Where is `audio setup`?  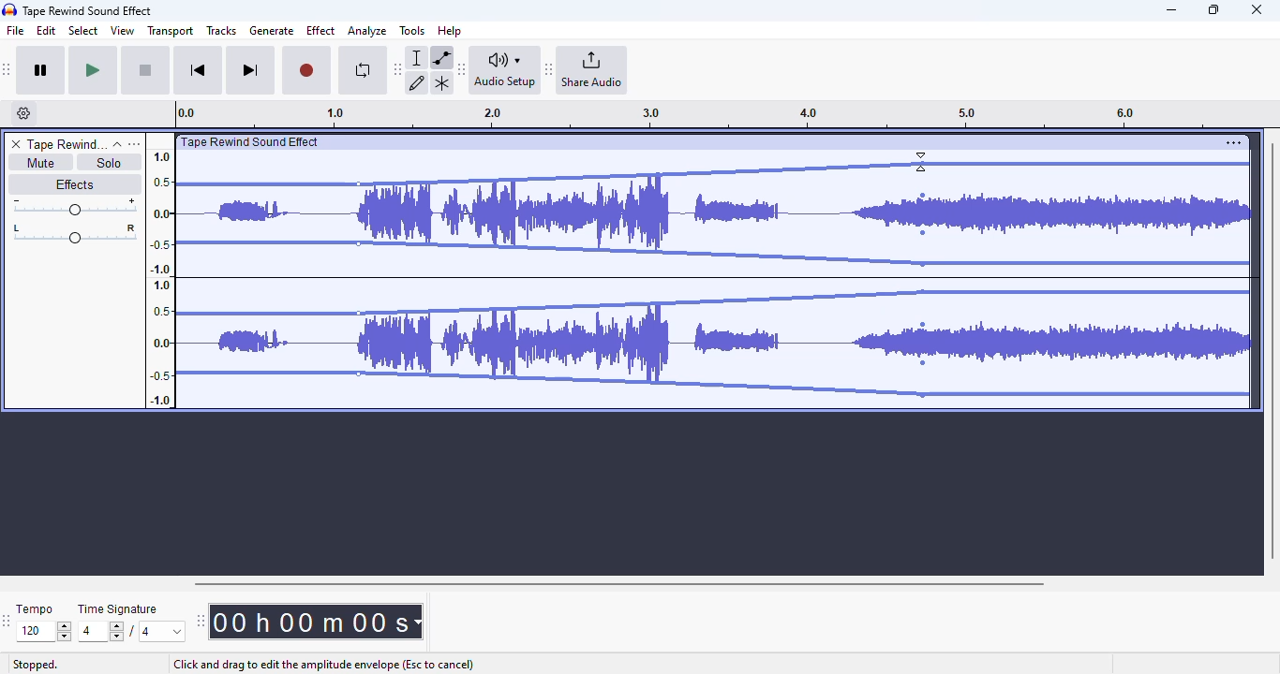
audio setup is located at coordinates (505, 69).